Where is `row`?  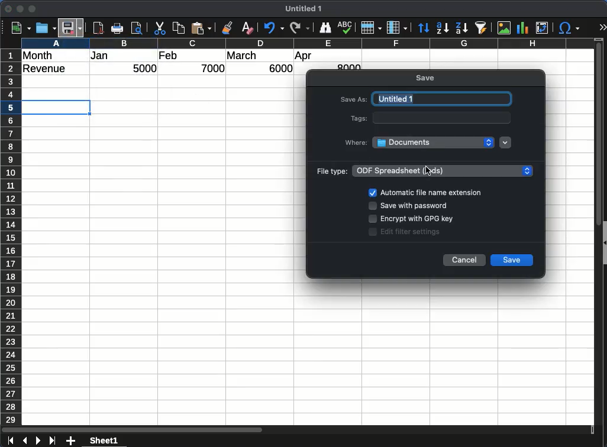 row is located at coordinates (371, 28).